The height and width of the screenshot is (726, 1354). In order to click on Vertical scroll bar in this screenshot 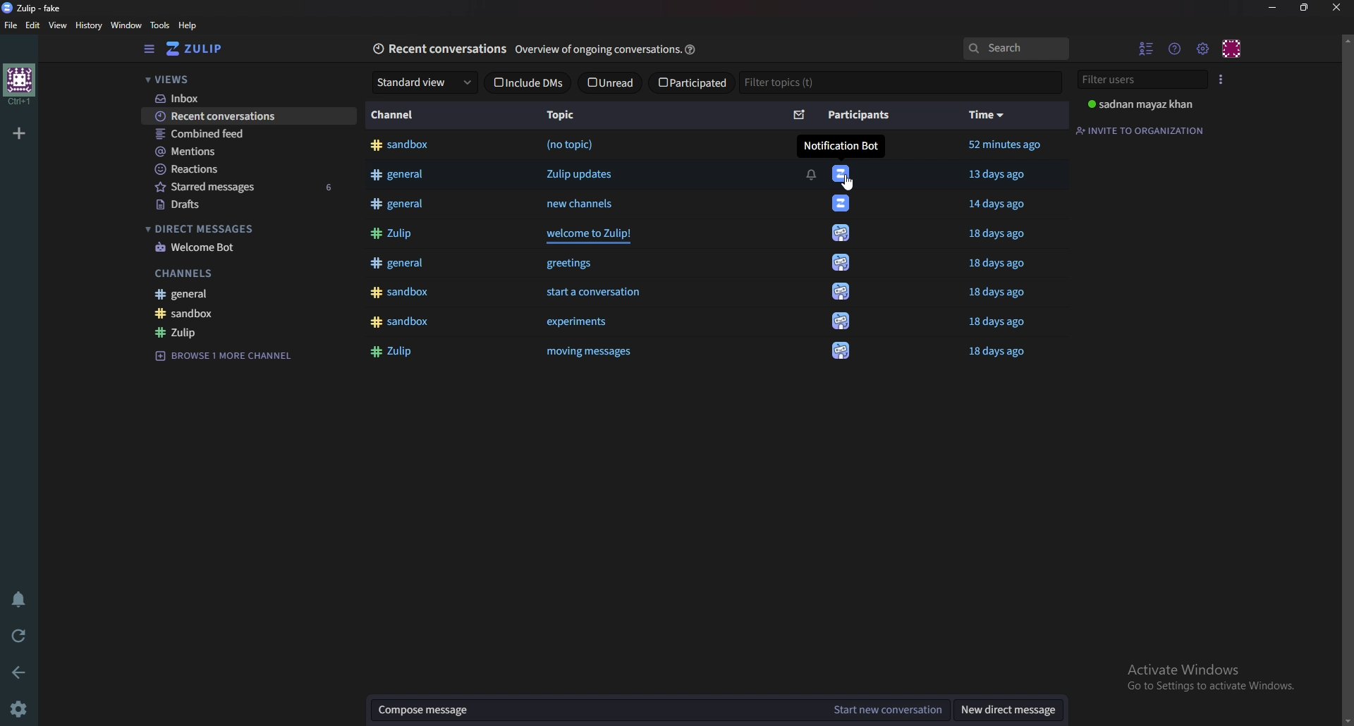, I will do `click(1346, 378)`.